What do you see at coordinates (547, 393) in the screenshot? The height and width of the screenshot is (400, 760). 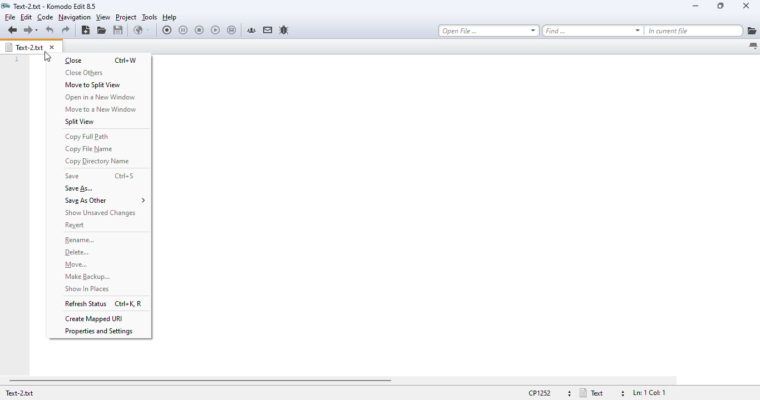 I see `file encoding` at bounding box center [547, 393].